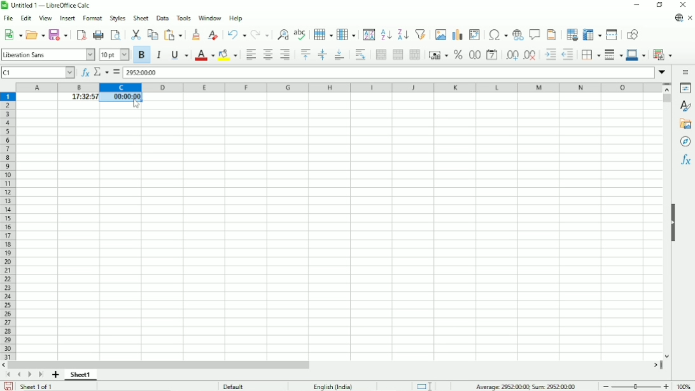 The height and width of the screenshot is (391, 695). I want to click on Edit, so click(25, 19).